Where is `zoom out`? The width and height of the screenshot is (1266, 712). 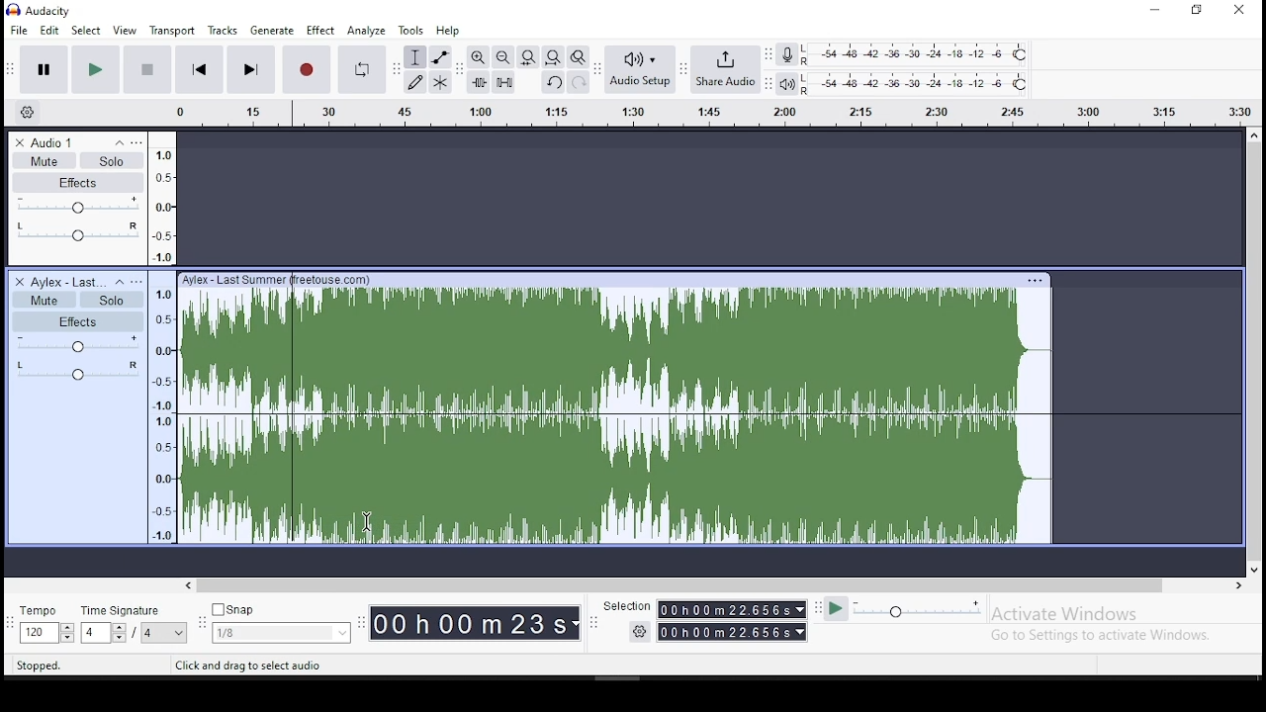 zoom out is located at coordinates (502, 56).